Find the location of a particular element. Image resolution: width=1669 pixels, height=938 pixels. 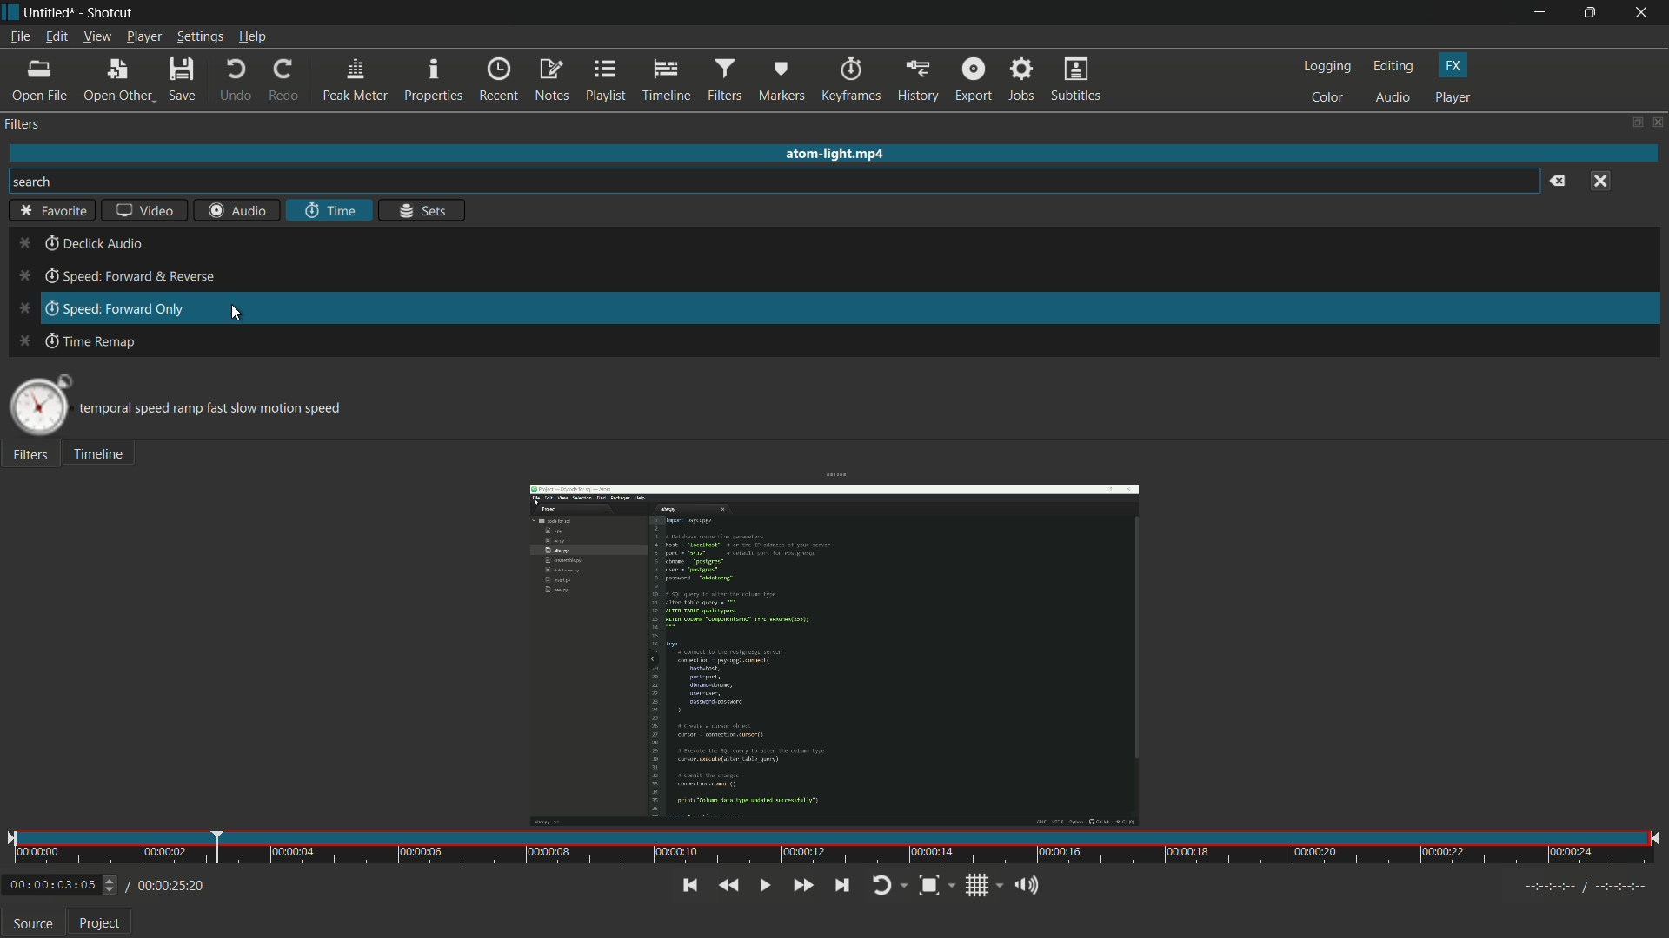

temporal speed ramp fast slow motion speed is located at coordinates (223, 406).